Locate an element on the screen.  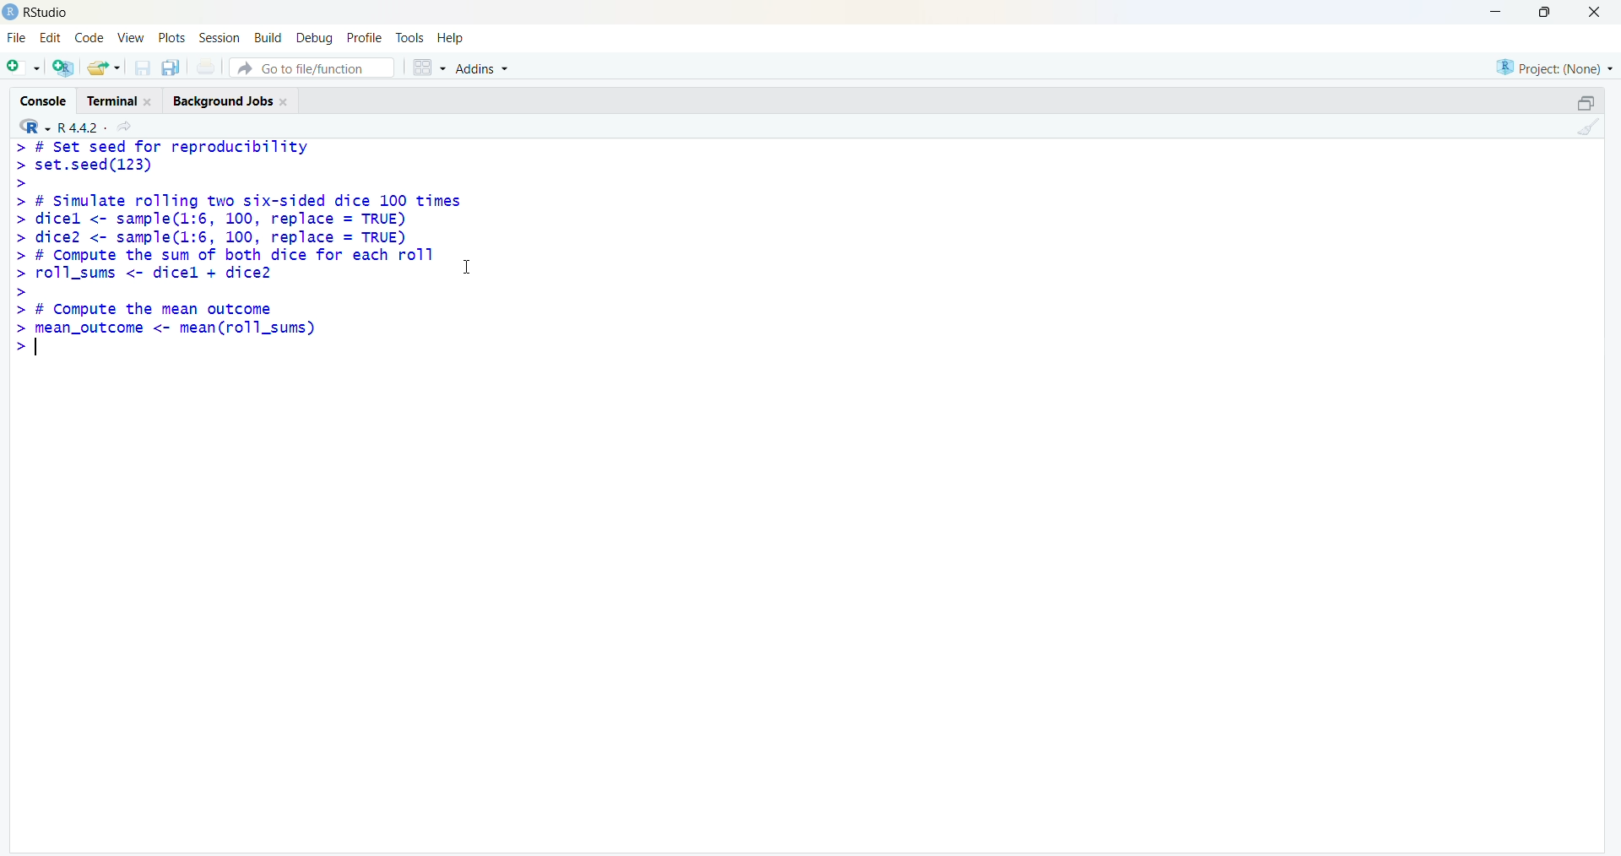
grid is located at coordinates (430, 68).